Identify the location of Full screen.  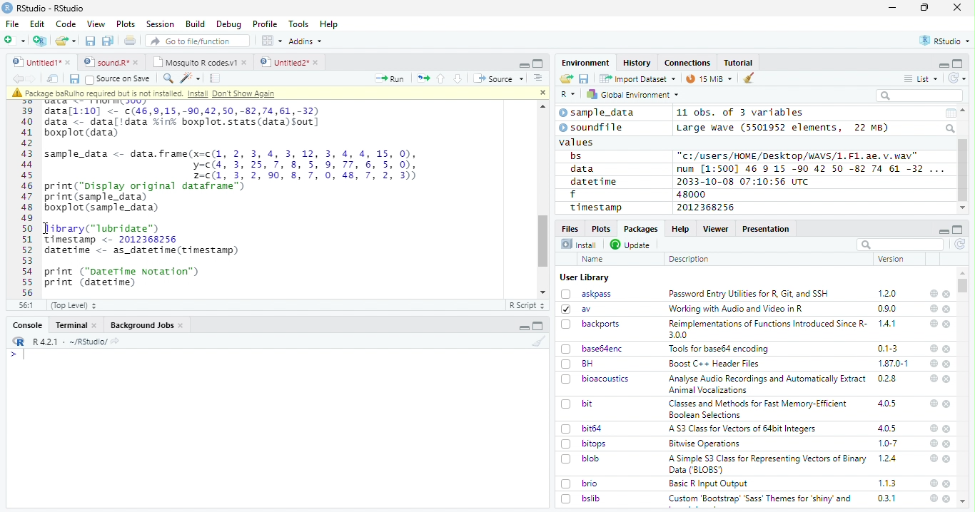
(538, 63).